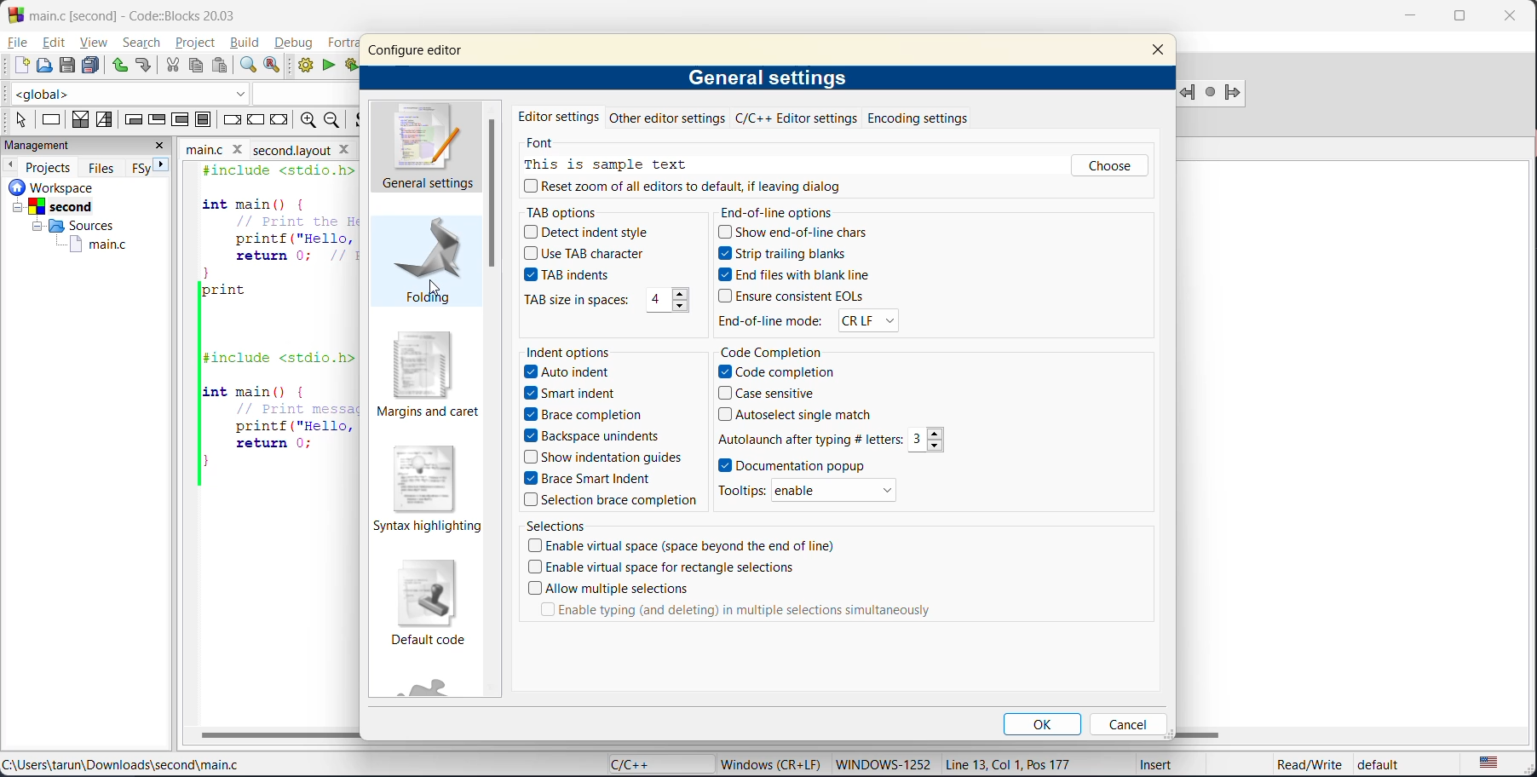  What do you see at coordinates (1045, 727) in the screenshot?
I see `ok` at bounding box center [1045, 727].